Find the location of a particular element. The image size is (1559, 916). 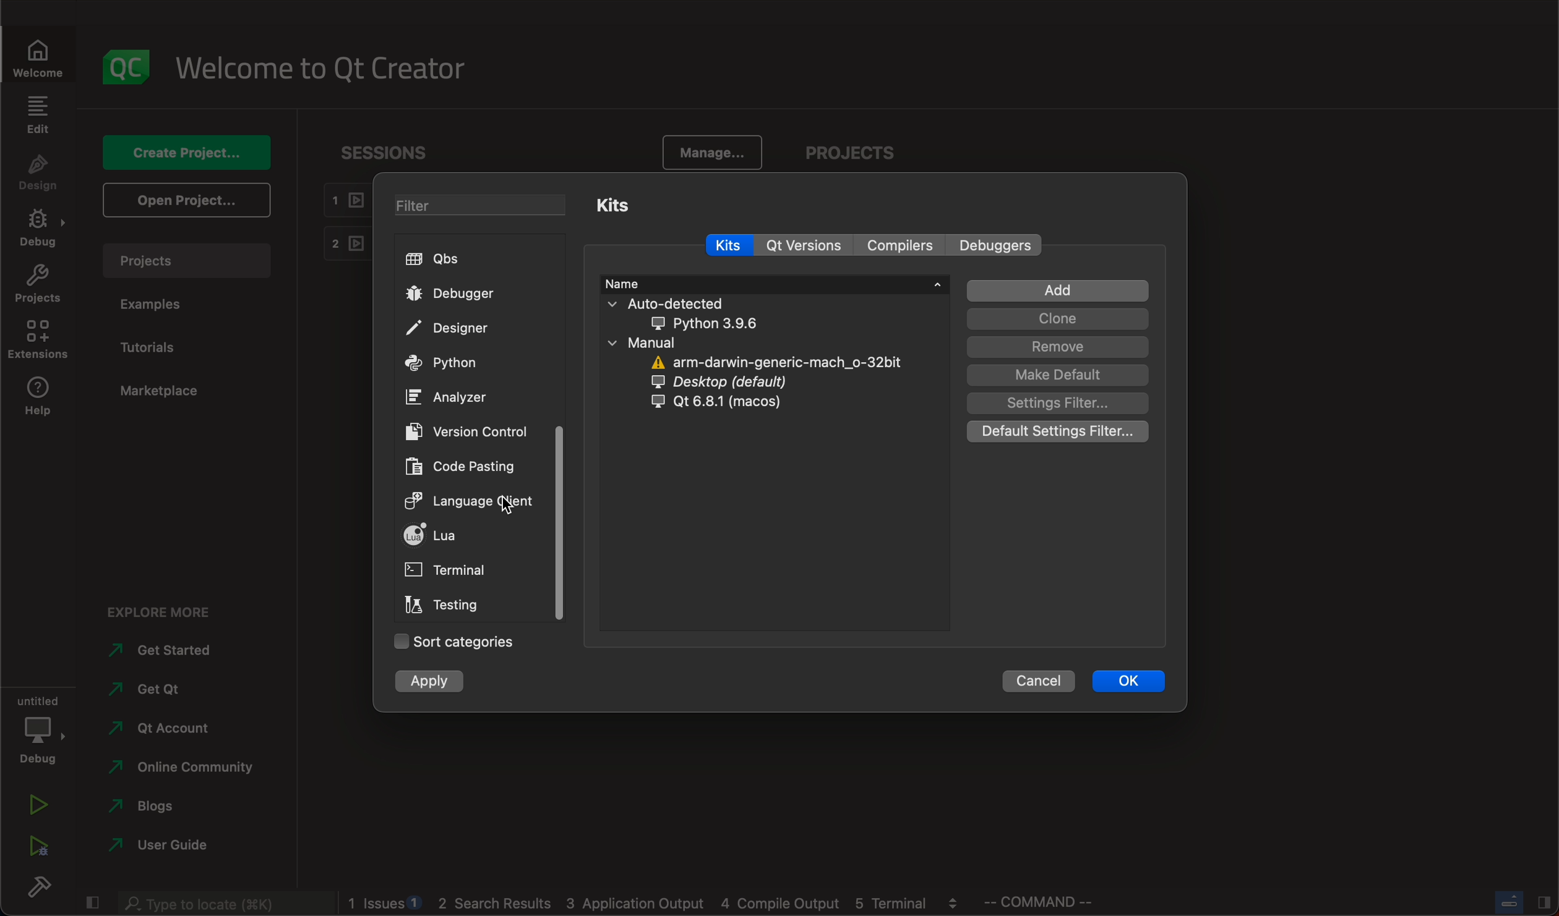

qbs is located at coordinates (450, 261).